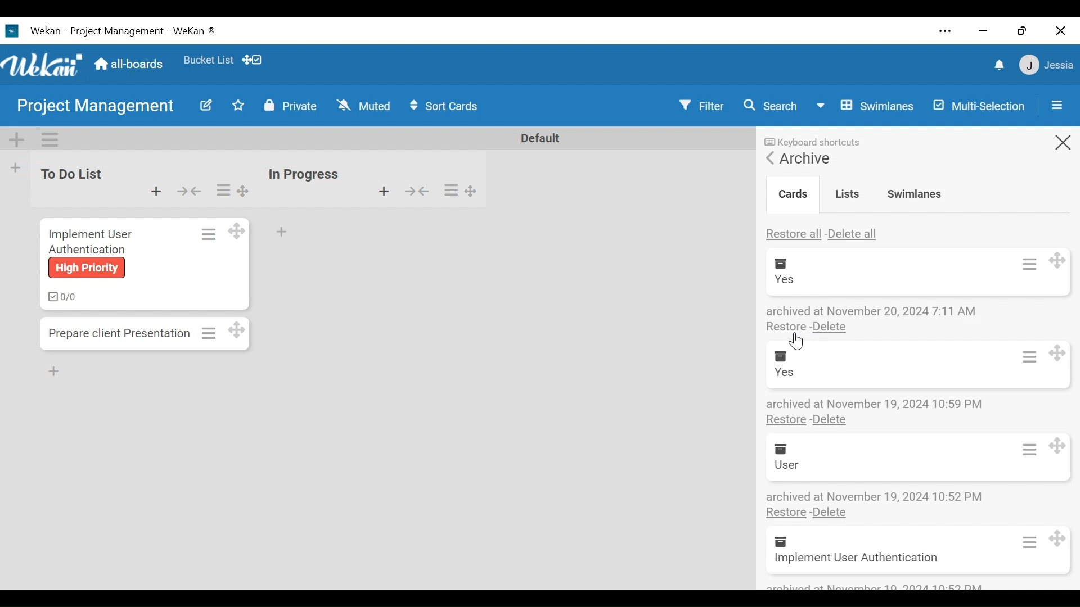  Describe the element at coordinates (252, 60) in the screenshot. I see `show/hide Desktop drag handles` at that location.